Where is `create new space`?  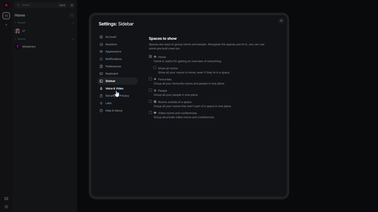
create new space is located at coordinates (7, 24).